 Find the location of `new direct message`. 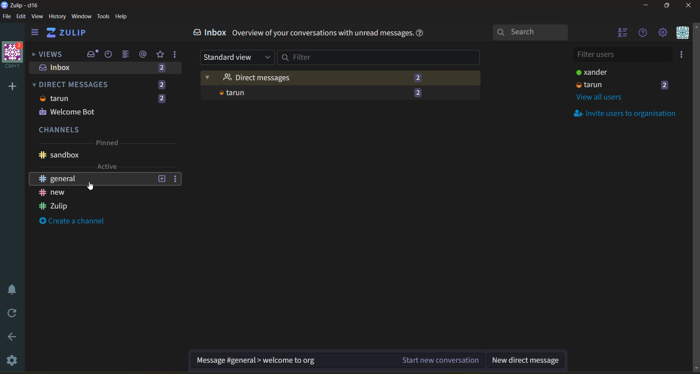

new direct message is located at coordinates (529, 359).